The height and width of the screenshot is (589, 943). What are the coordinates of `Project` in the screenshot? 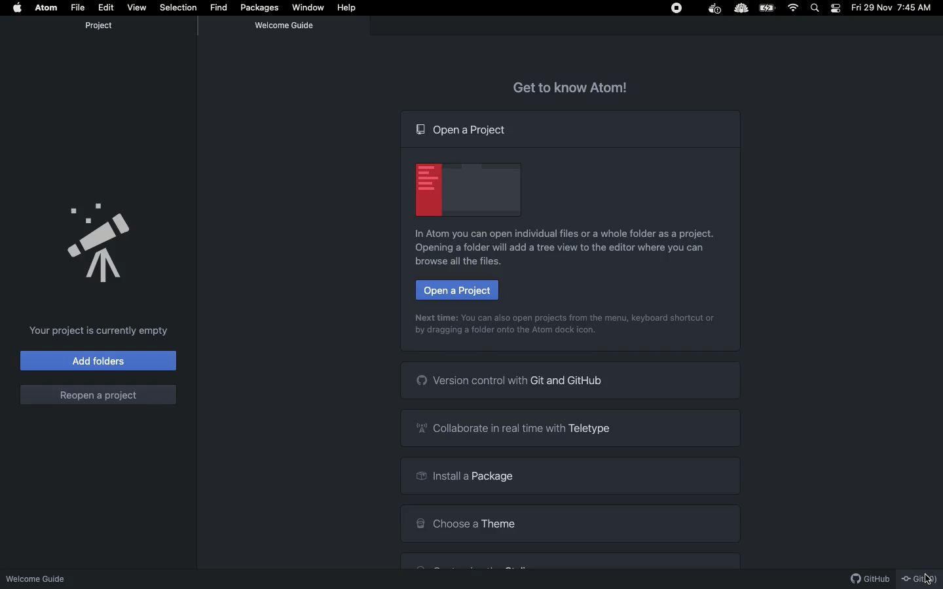 It's located at (99, 26).